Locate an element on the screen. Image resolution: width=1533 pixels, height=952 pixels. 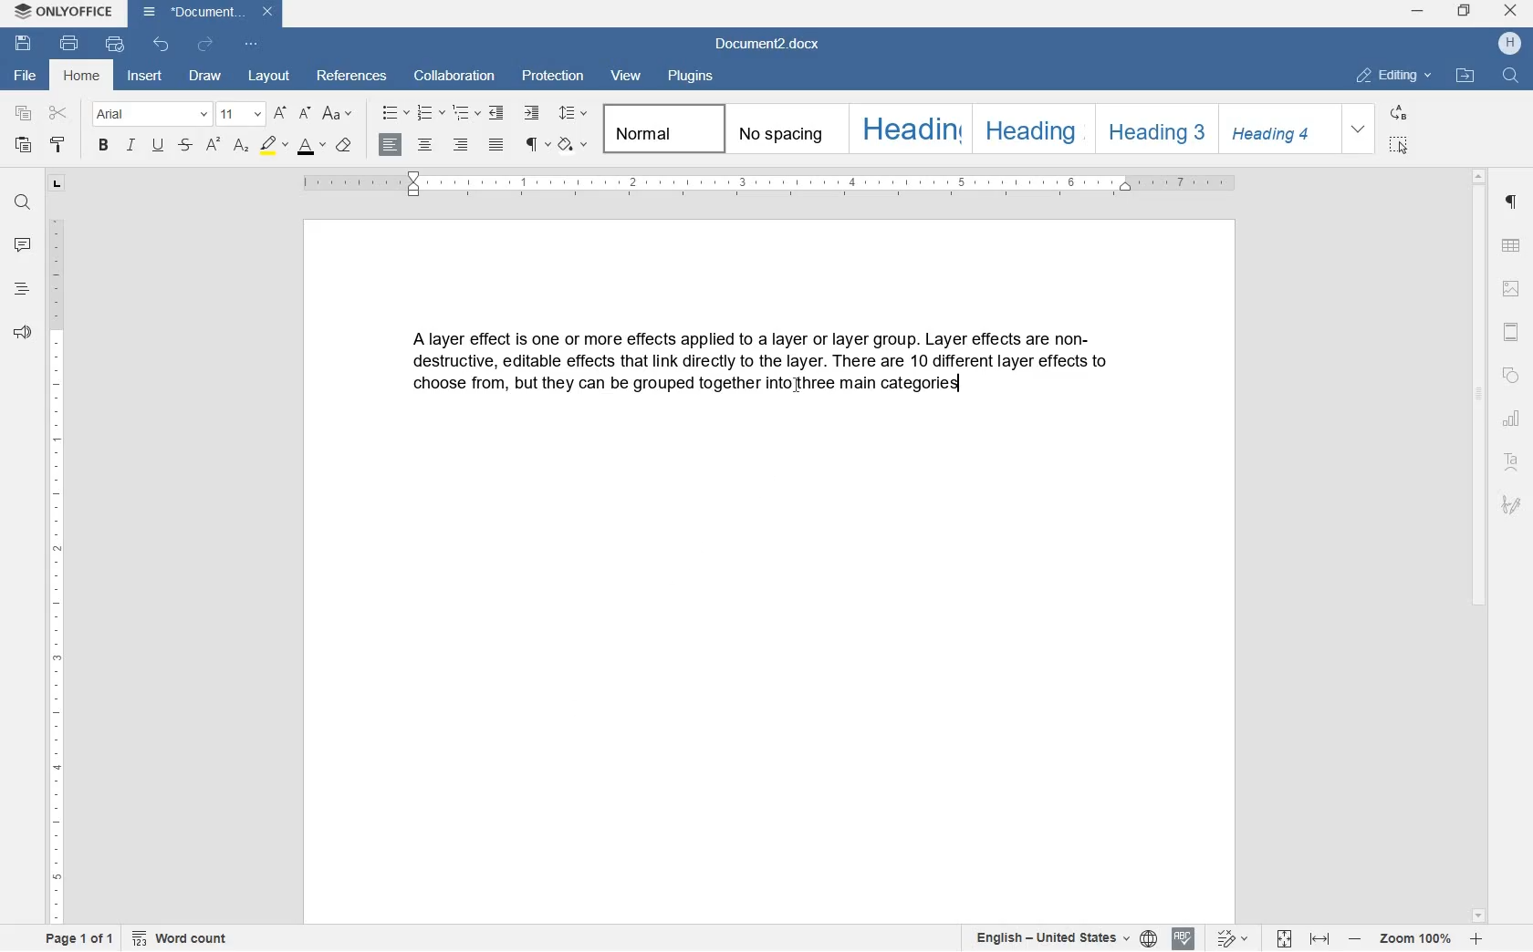
feedback and surpport is located at coordinates (21, 333).